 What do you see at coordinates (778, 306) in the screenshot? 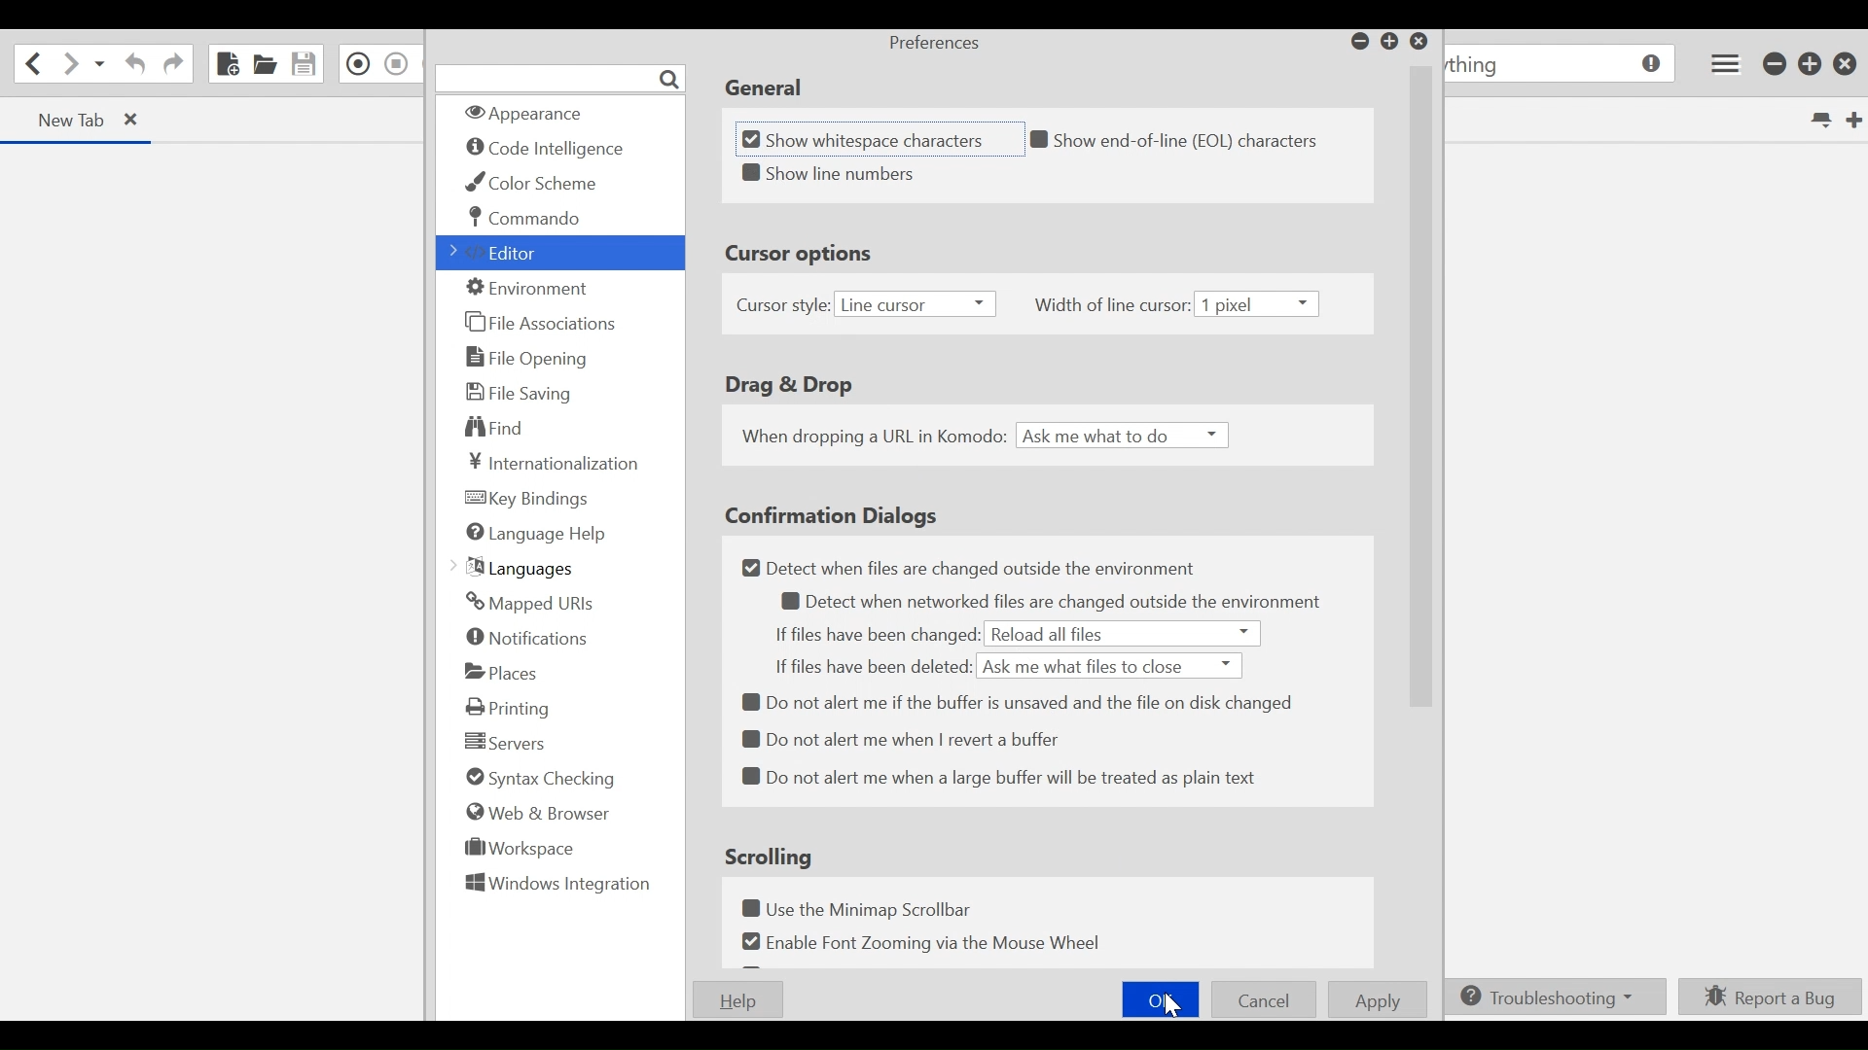
I see `Cursor style:` at bounding box center [778, 306].